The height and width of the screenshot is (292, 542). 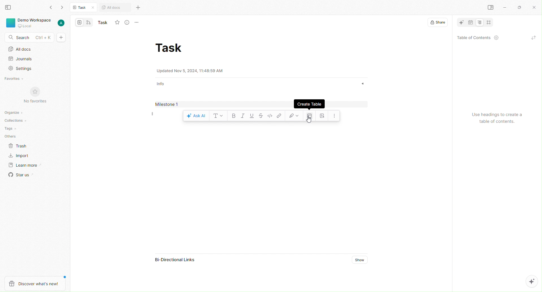 I want to click on Learn More, so click(x=29, y=165).